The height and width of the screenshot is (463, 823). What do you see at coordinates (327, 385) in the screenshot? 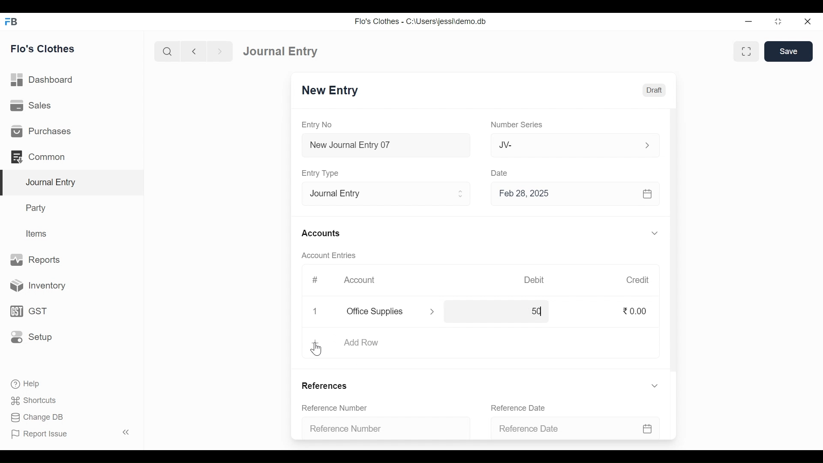
I see `References` at bounding box center [327, 385].